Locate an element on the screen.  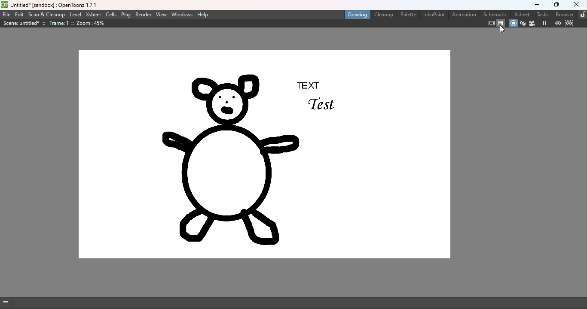
Tasks is located at coordinates (542, 14).